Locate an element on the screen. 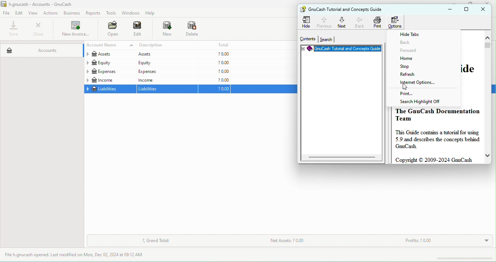 The image size is (496, 262). save is located at coordinates (14, 29).